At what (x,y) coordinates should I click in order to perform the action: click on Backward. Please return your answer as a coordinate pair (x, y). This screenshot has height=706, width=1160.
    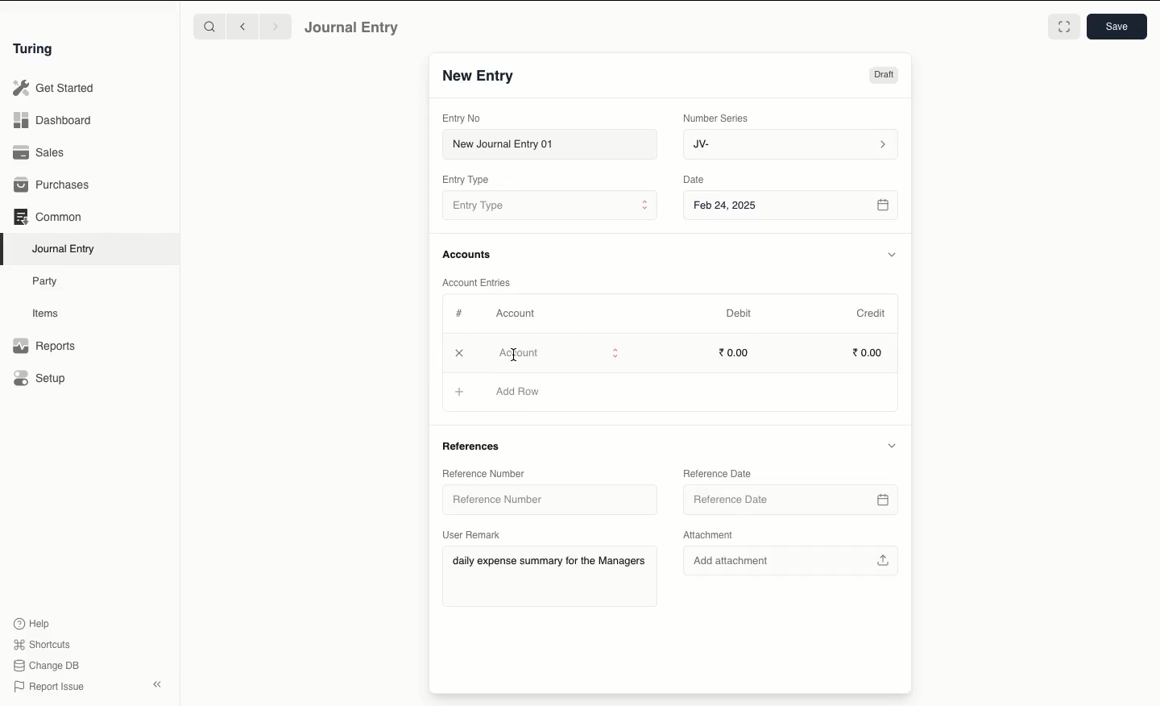
    Looking at the image, I should click on (242, 26).